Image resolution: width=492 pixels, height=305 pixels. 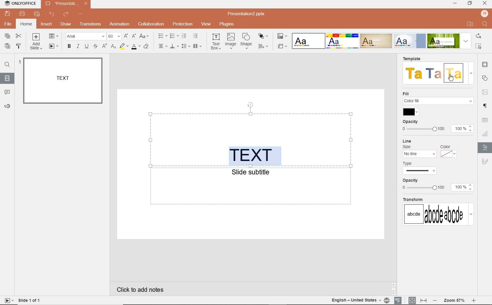 I want to click on BOLD, so click(x=68, y=47).